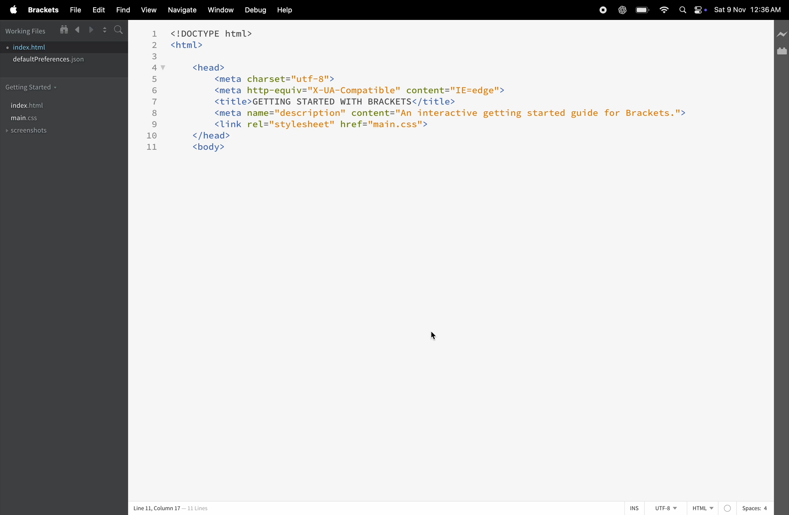 The width and height of the screenshot is (789, 515). Describe the element at coordinates (15, 10) in the screenshot. I see `apple menu` at that location.